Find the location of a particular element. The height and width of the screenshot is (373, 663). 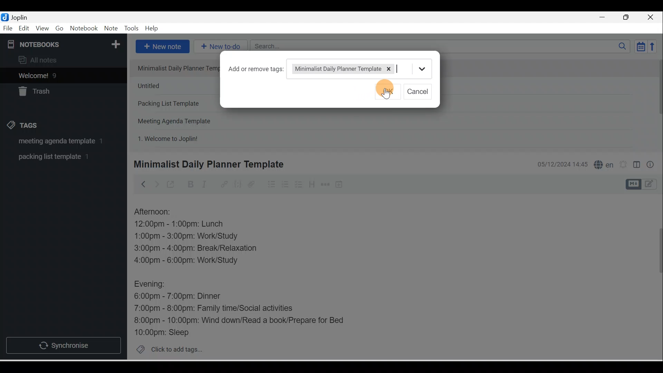

Tag 1 is located at coordinates (54, 142).